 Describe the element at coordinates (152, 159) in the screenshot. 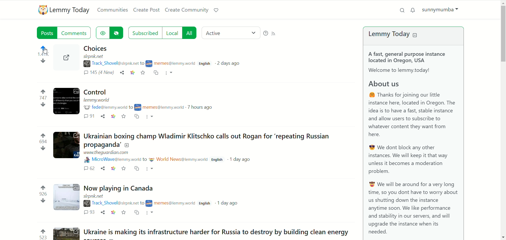

I see `poster image` at that location.